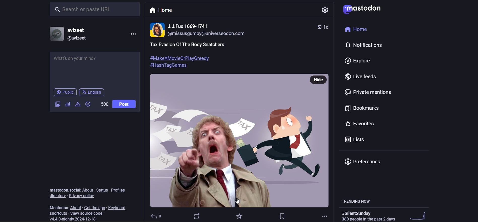 Image resolution: width=478 pixels, height=222 pixels. What do you see at coordinates (56, 34) in the screenshot?
I see `profile picture` at bounding box center [56, 34].